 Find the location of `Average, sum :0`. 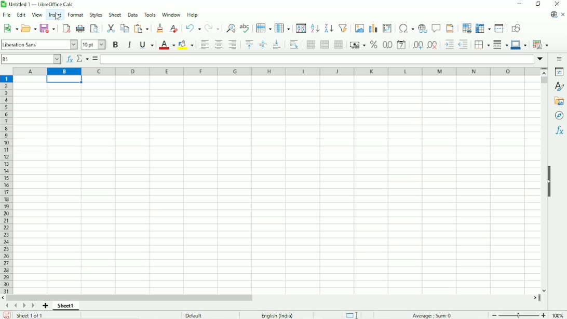

Average, sum :0 is located at coordinates (431, 314).